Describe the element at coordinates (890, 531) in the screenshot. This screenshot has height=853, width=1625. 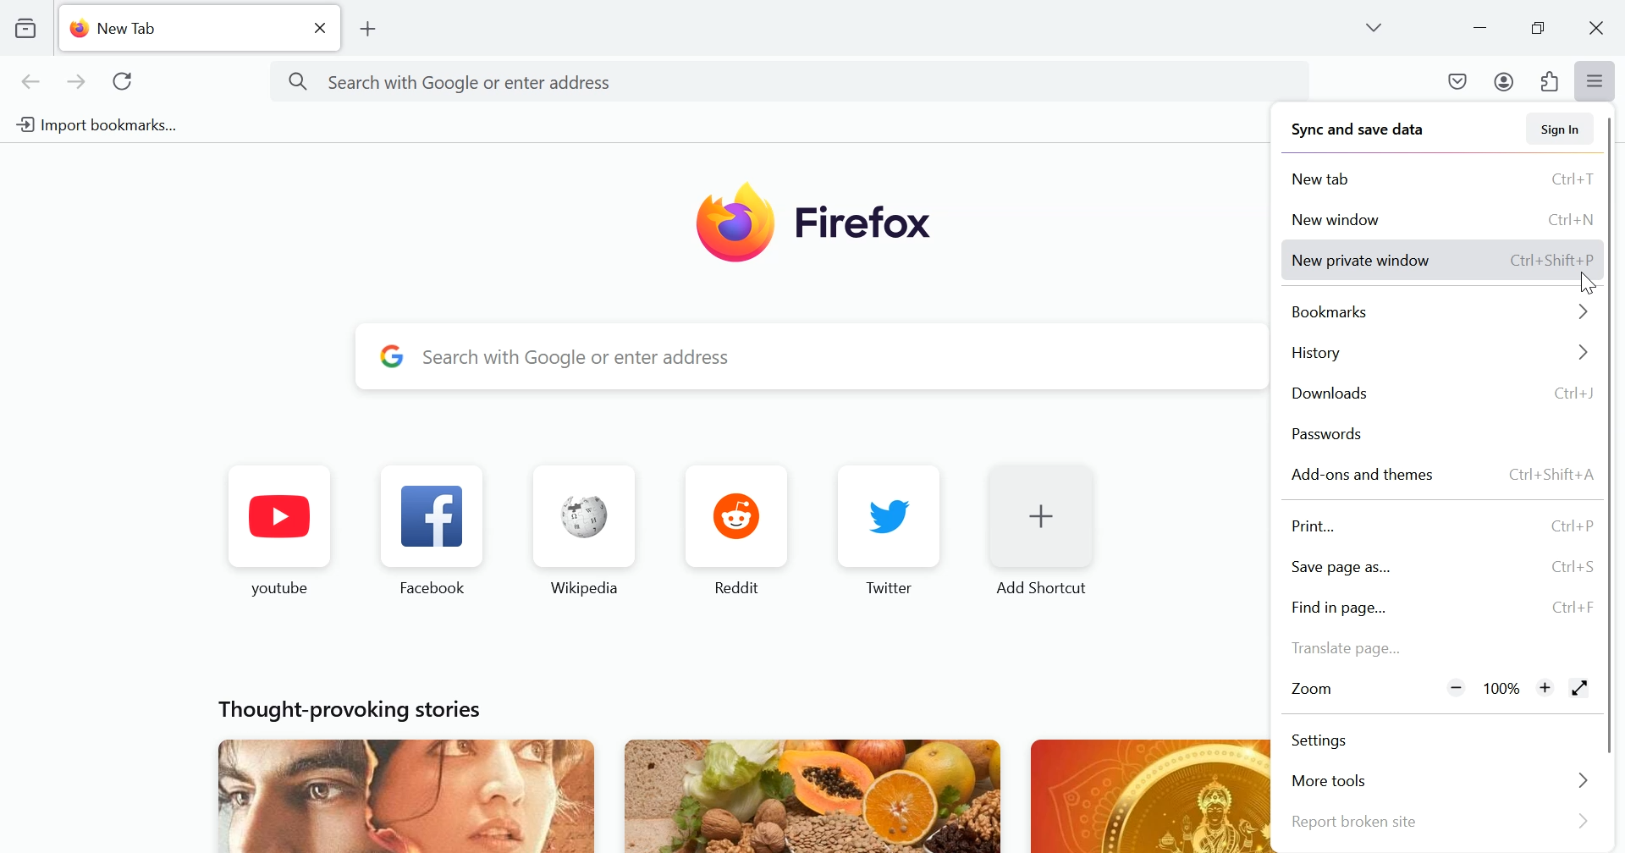
I see `Twitter` at that location.